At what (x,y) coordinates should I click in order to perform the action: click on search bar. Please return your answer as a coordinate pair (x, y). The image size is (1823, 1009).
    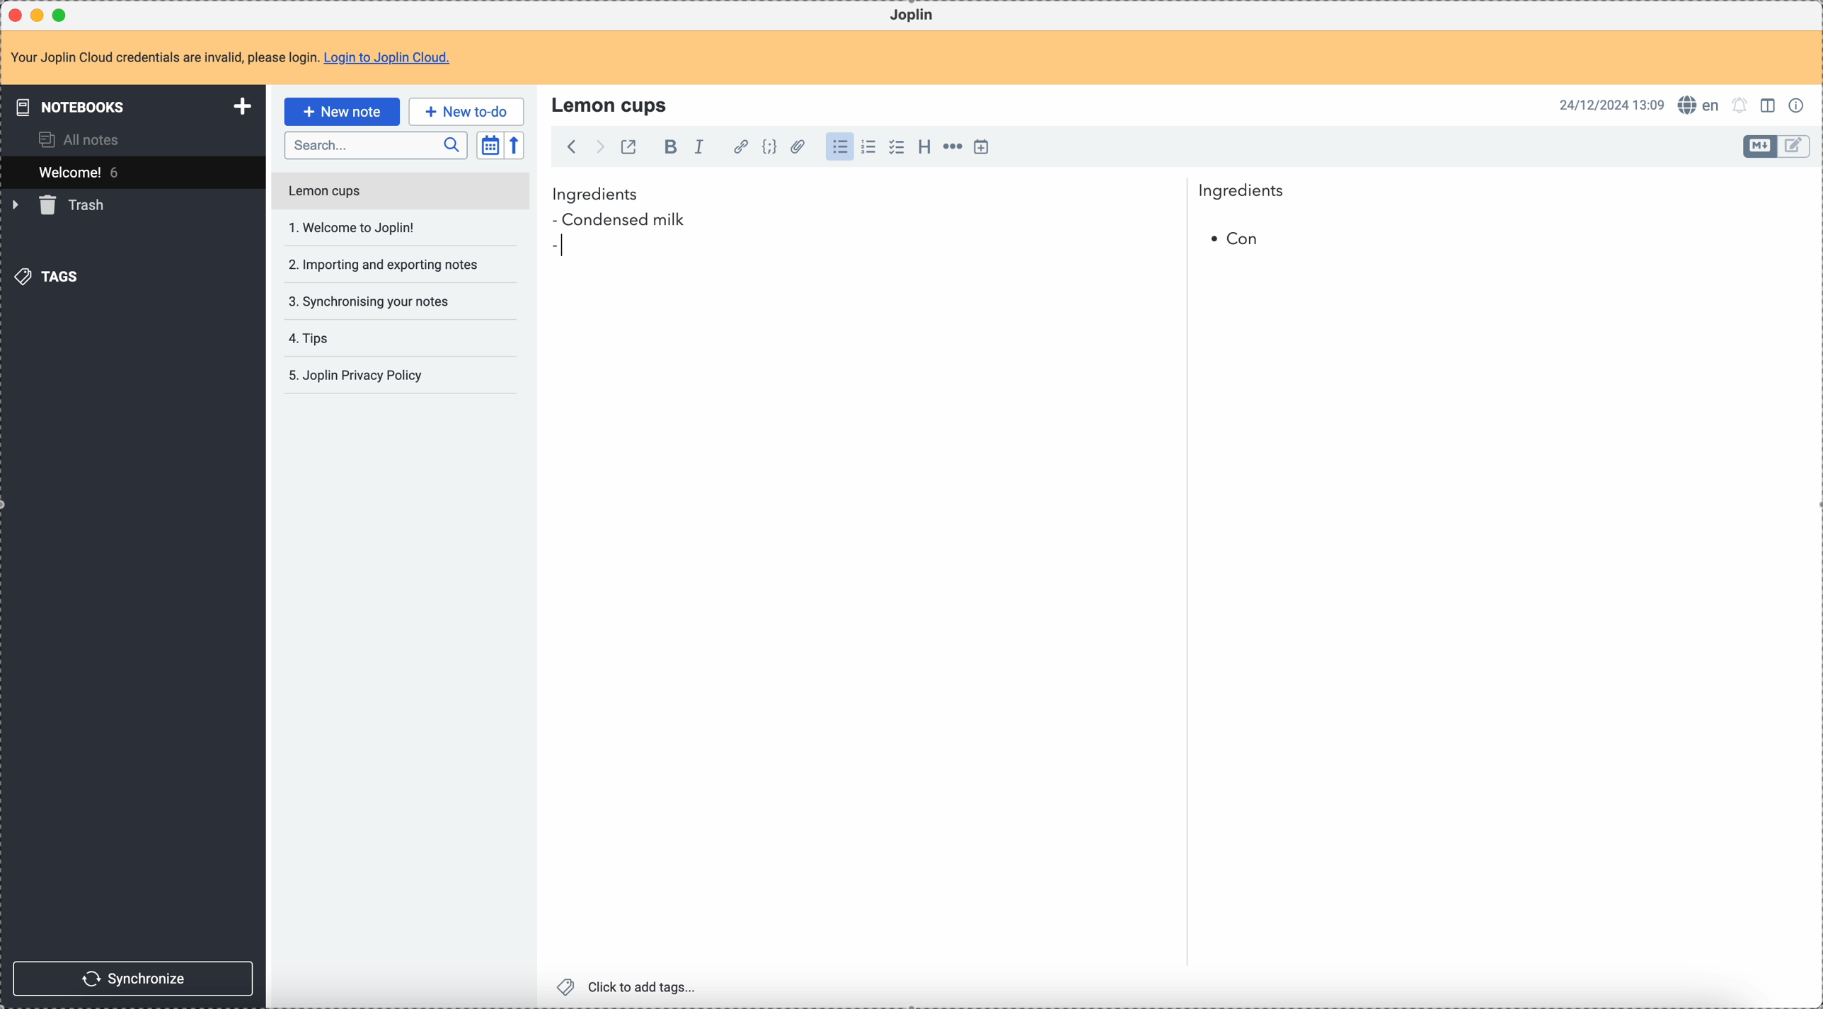
    Looking at the image, I should click on (375, 146).